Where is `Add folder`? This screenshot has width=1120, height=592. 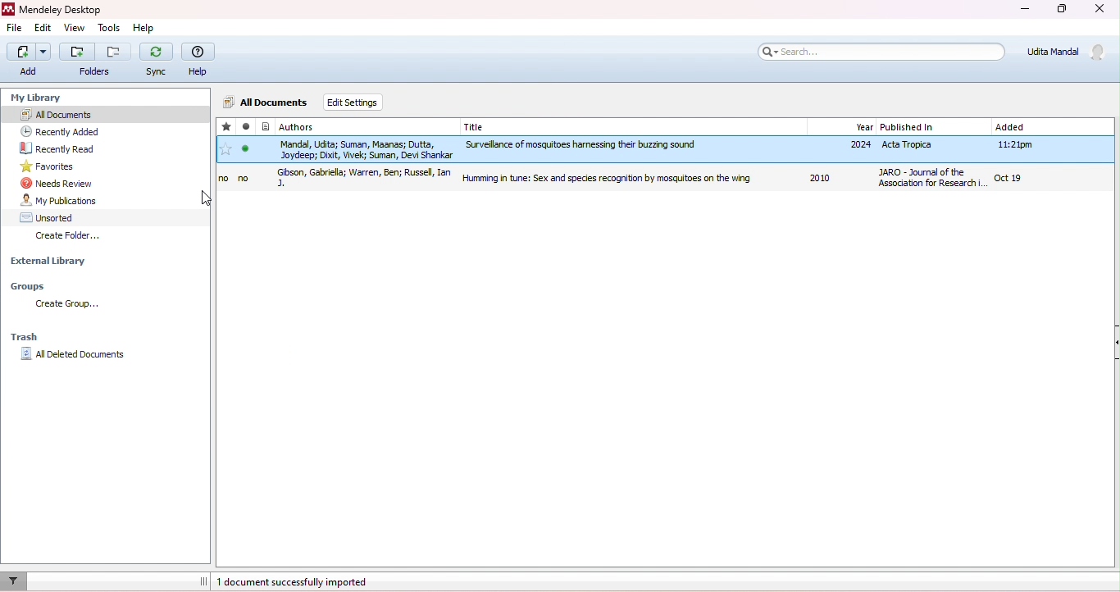 Add folder is located at coordinates (77, 52).